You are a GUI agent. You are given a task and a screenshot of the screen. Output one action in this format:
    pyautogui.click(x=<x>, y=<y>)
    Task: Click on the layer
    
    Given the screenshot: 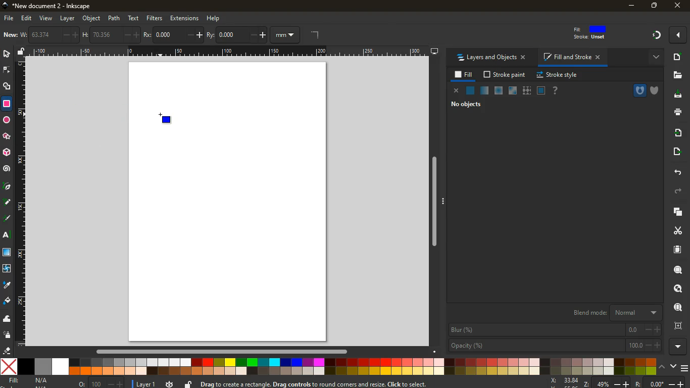 What is the action you would take?
    pyautogui.click(x=67, y=19)
    